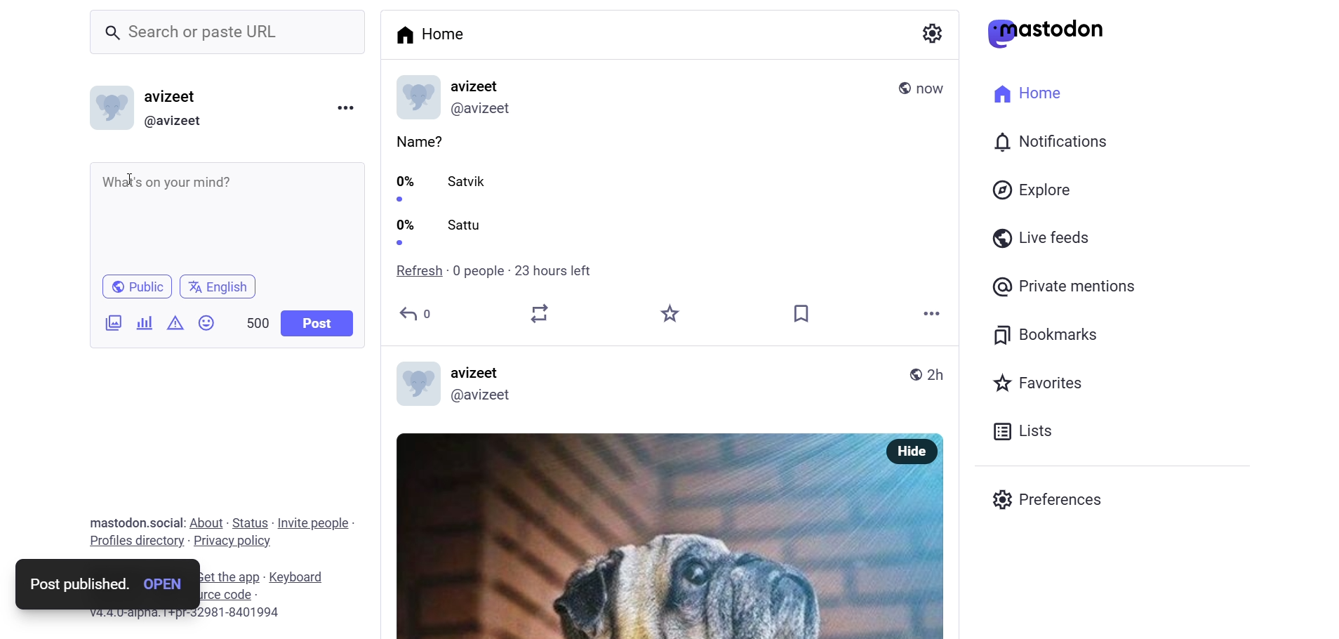 The width and height of the screenshot is (1339, 639). Describe the element at coordinates (484, 107) in the screenshot. I see `id` at that location.